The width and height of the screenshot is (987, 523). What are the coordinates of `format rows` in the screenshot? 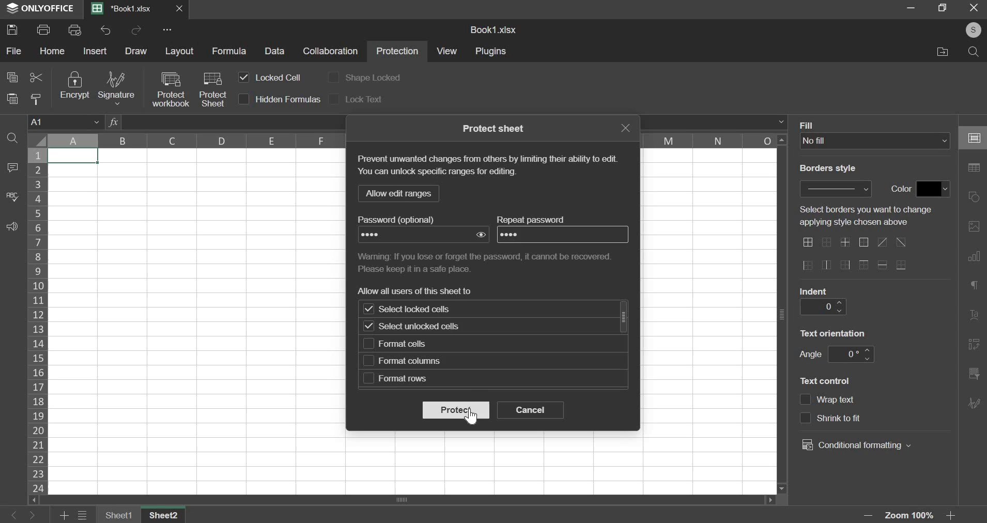 It's located at (403, 379).